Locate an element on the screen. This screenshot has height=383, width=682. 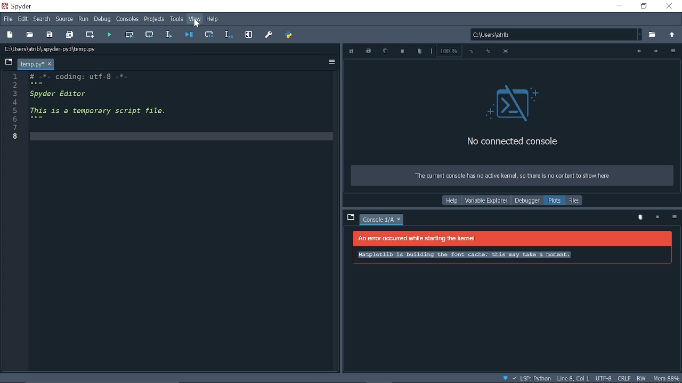
Remove all plots is located at coordinates (419, 52).